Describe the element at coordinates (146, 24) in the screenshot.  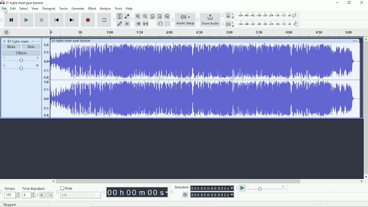
I see `Silence audio selection` at that location.